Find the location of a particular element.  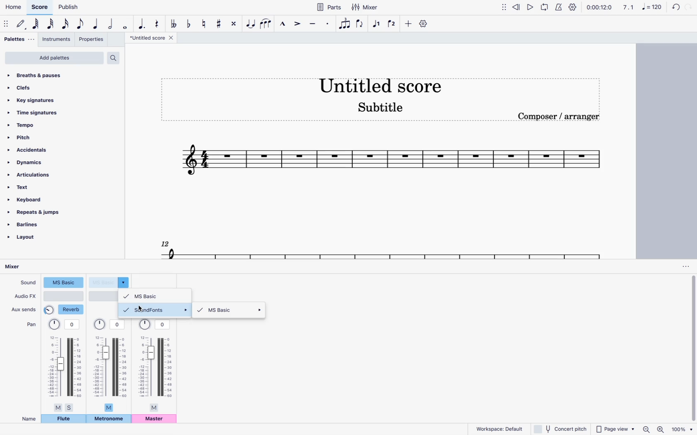

sound type is located at coordinates (110, 282).